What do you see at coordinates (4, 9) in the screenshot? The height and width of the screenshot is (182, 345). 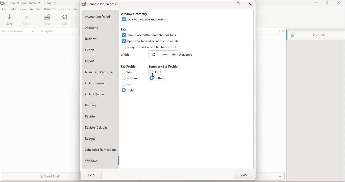 I see `File` at bounding box center [4, 9].